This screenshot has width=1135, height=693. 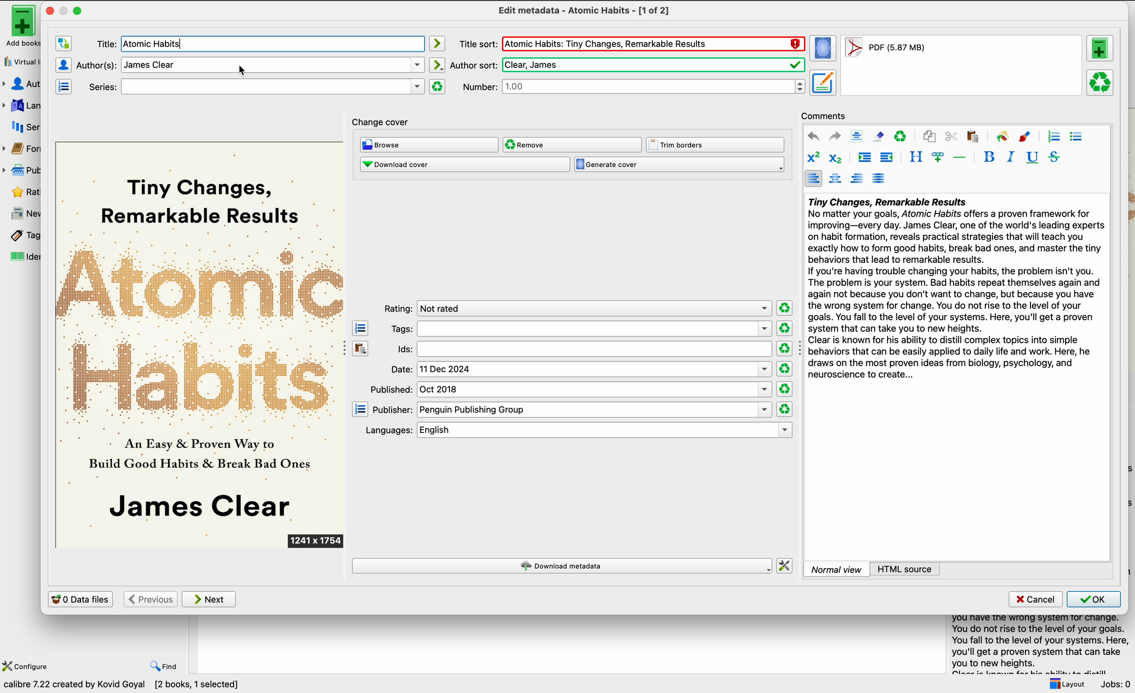 What do you see at coordinates (785, 369) in the screenshot?
I see `clear rating` at bounding box center [785, 369].